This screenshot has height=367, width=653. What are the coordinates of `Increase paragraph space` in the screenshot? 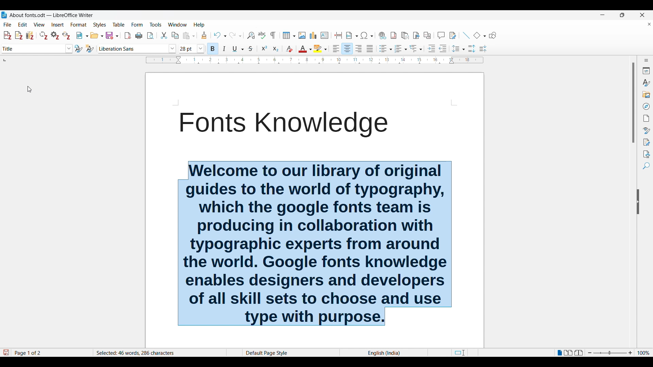 It's located at (472, 49).